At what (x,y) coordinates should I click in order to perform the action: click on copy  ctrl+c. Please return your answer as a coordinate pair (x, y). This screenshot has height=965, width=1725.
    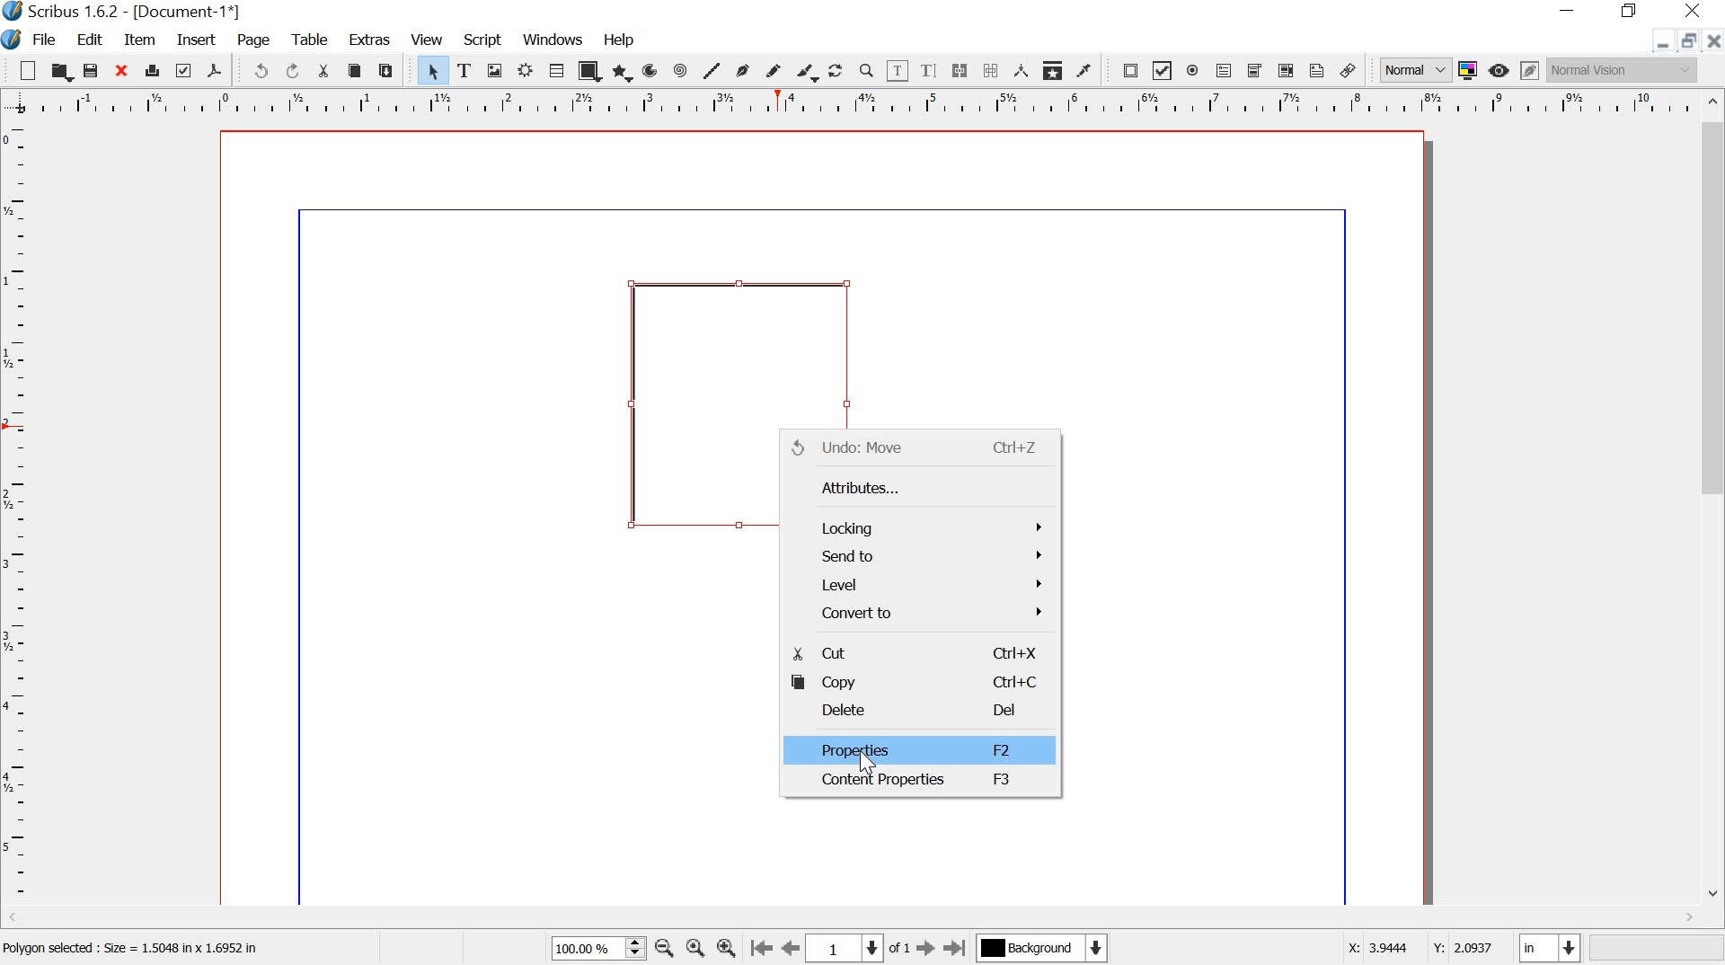
    Looking at the image, I should click on (920, 680).